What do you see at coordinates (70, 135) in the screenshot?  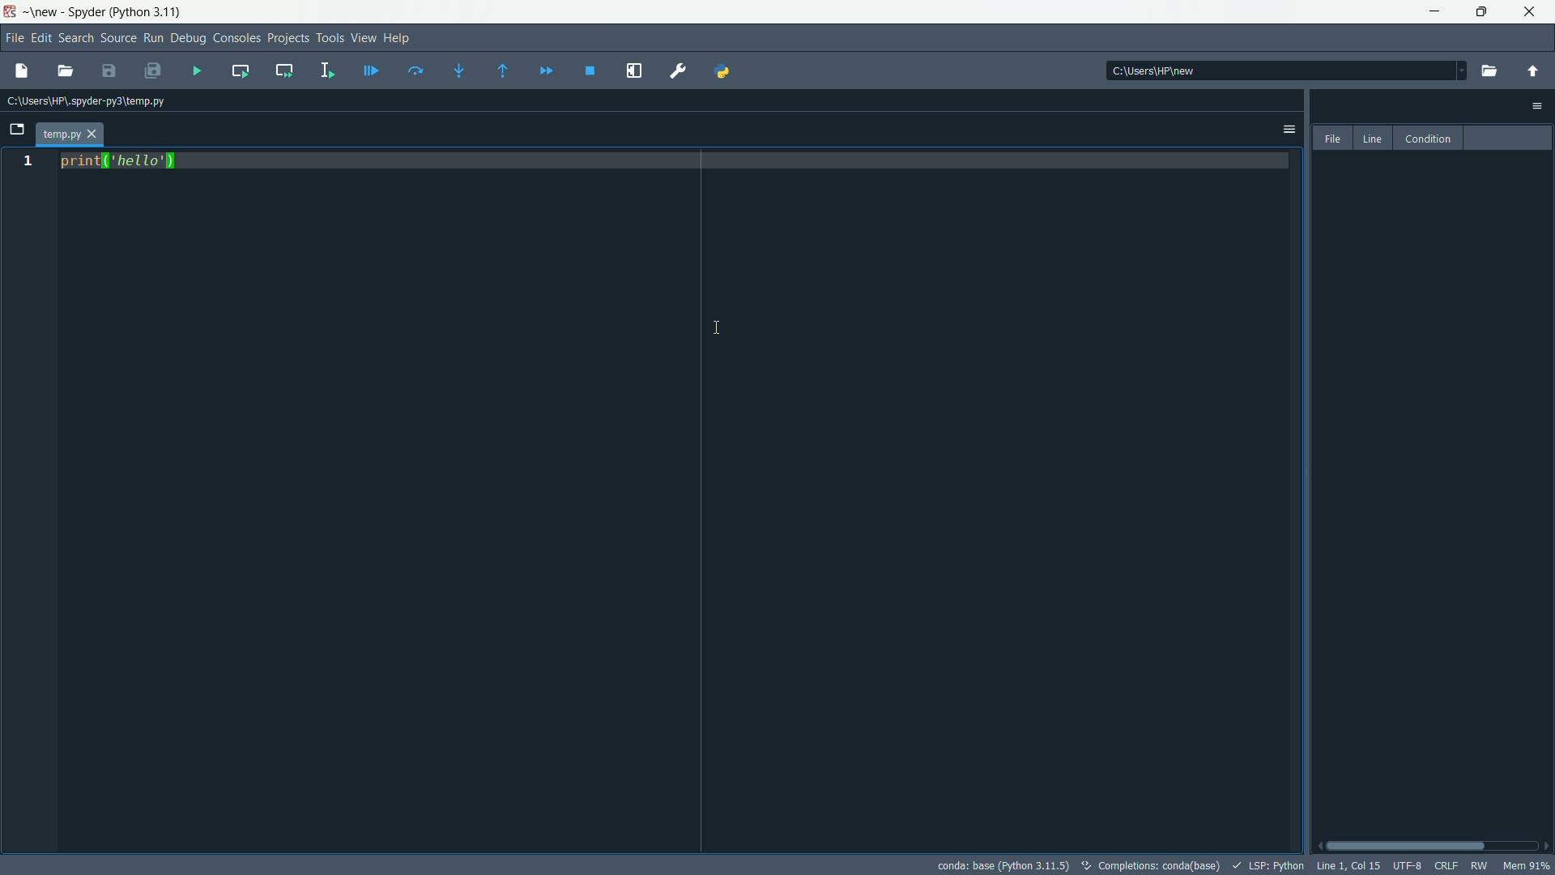 I see `temp.py tab` at bounding box center [70, 135].